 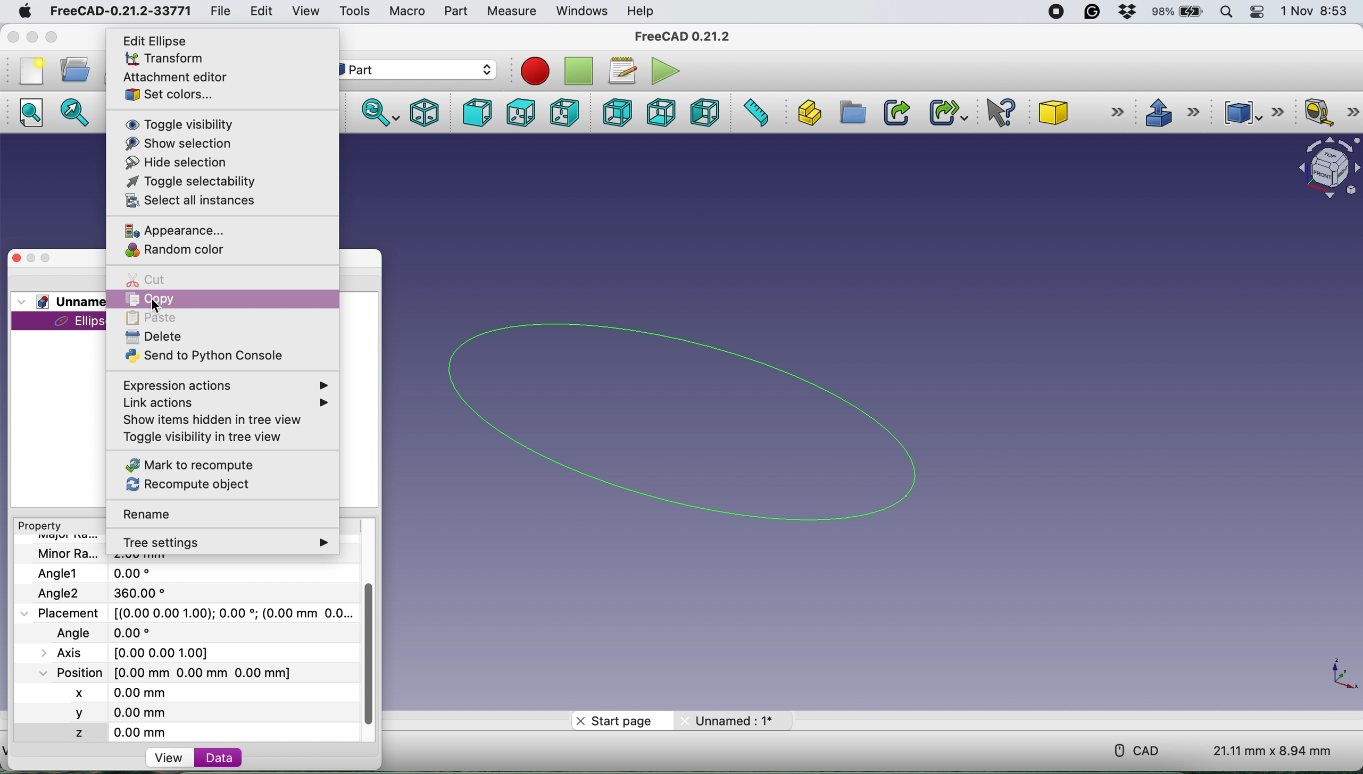 What do you see at coordinates (197, 613) in the screenshot?
I see `placement` at bounding box center [197, 613].